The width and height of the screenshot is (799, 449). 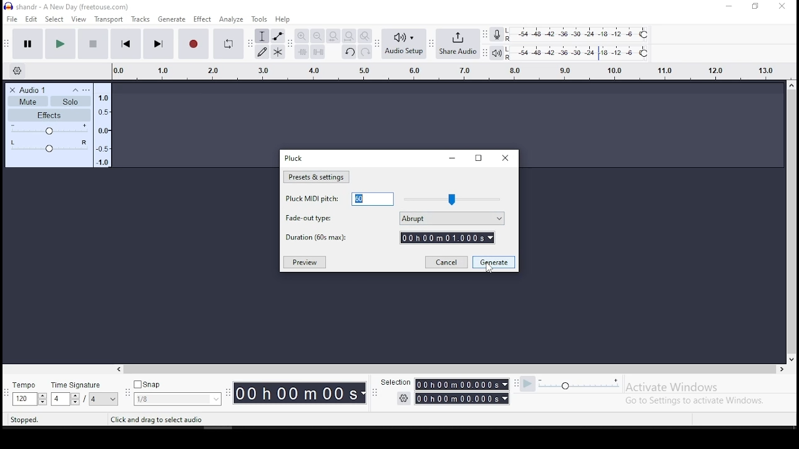 I want to click on delete track, so click(x=11, y=90).